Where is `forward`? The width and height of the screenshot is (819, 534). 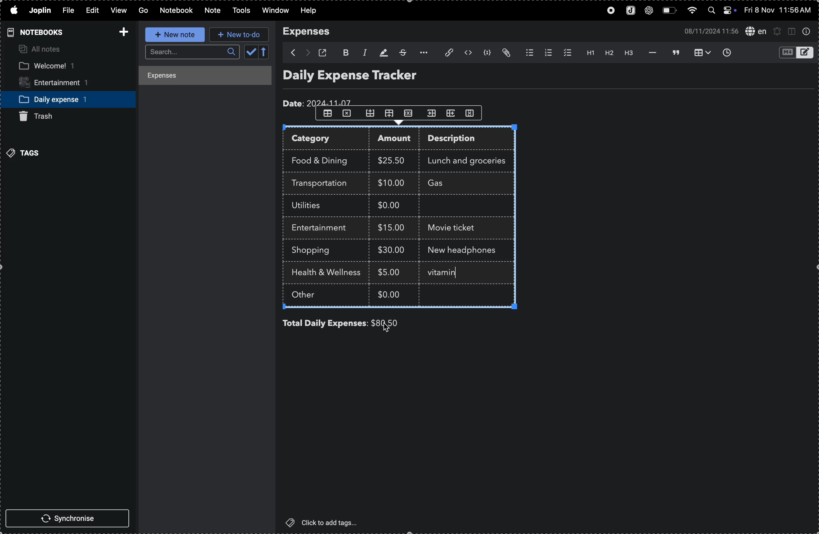
forward is located at coordinates (307, 53).